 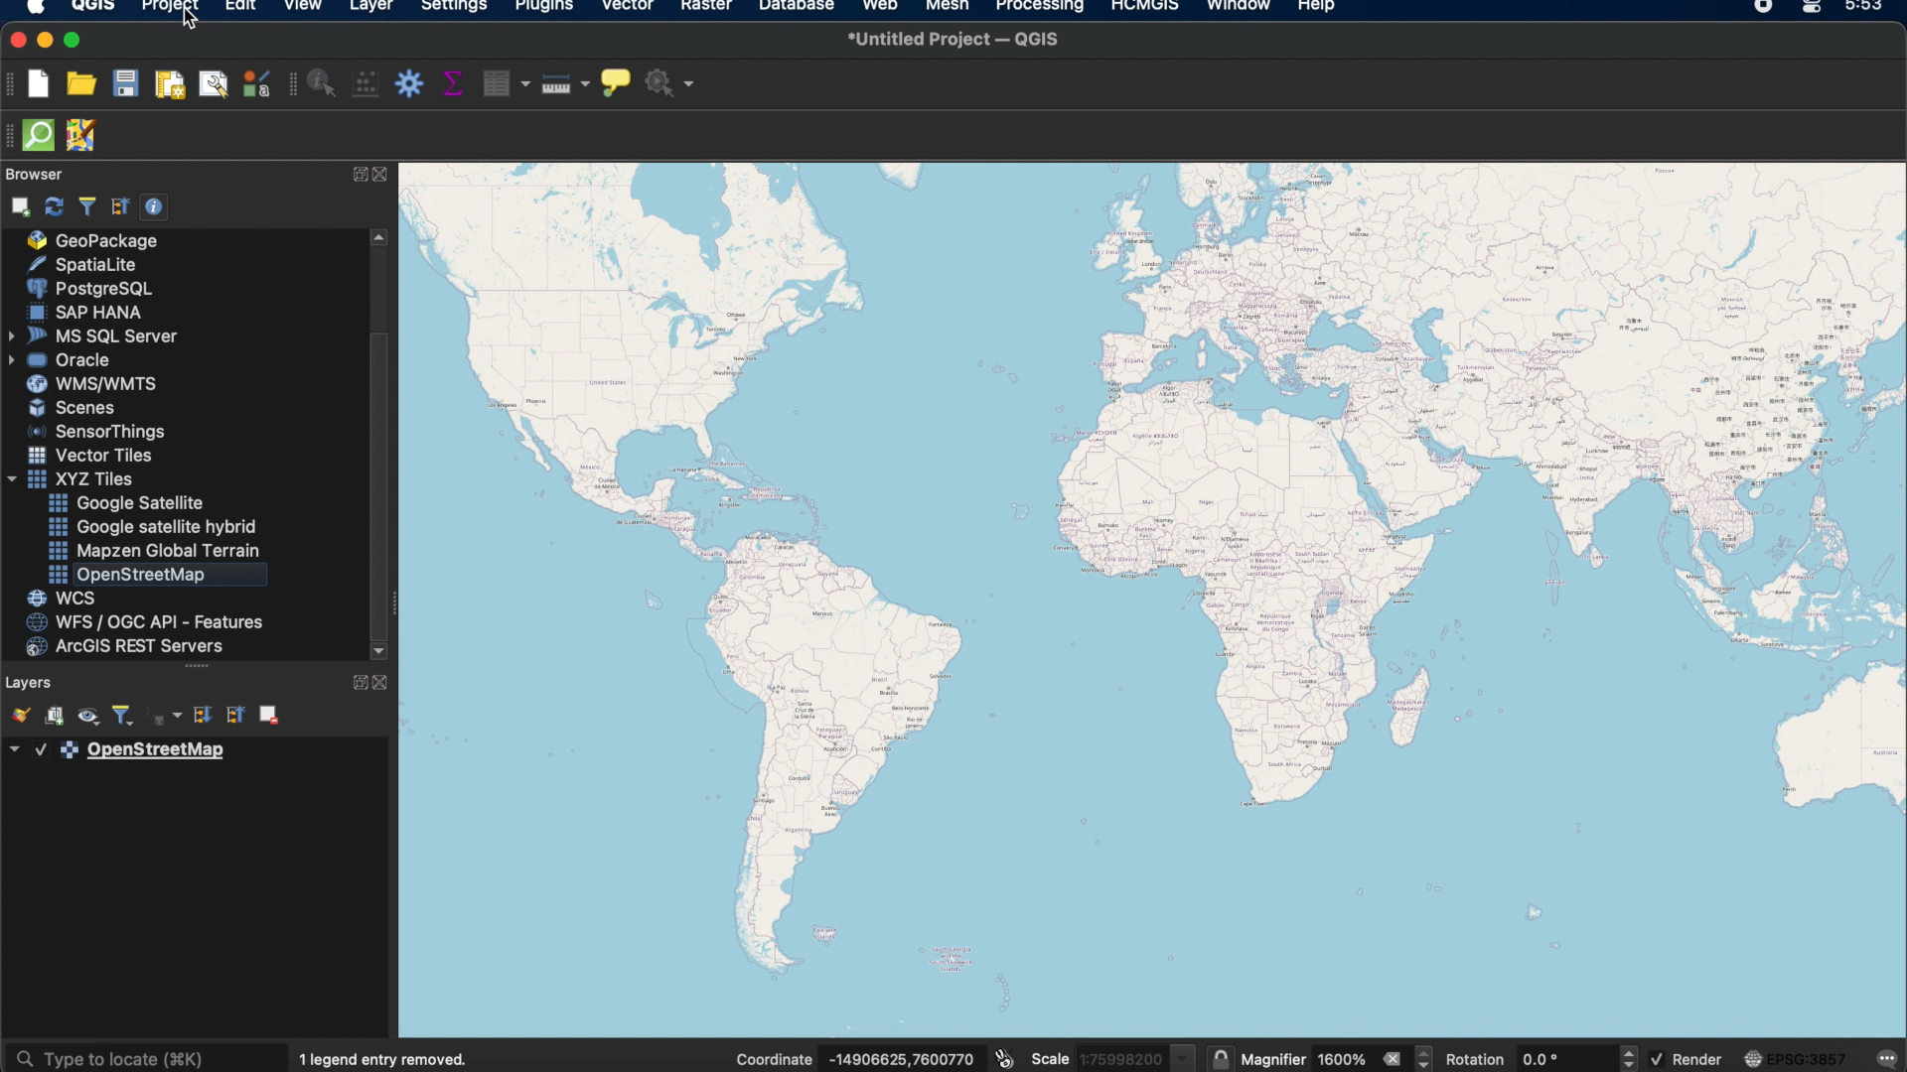 What do you see at coordinates (880, 8) in the screenshot?
I see `web` at bounding box center [880, 8].